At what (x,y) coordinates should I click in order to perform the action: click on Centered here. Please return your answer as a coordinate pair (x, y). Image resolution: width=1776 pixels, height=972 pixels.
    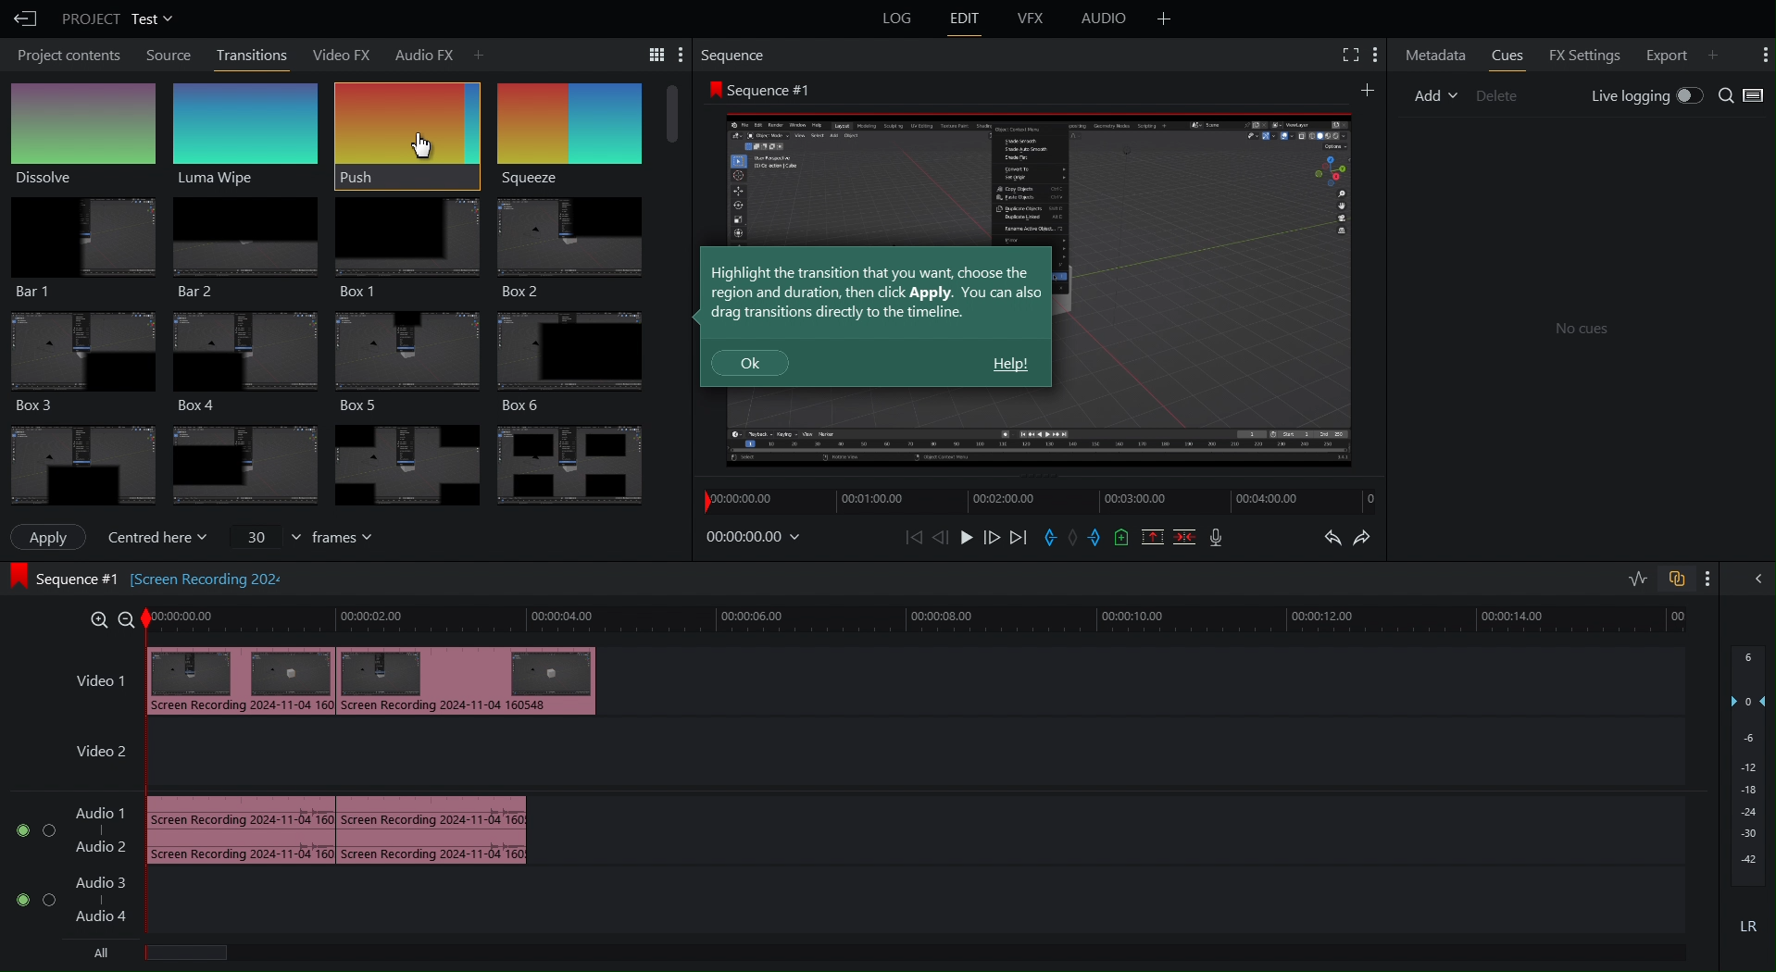
    Looking at the image, I should click on (162, 534).